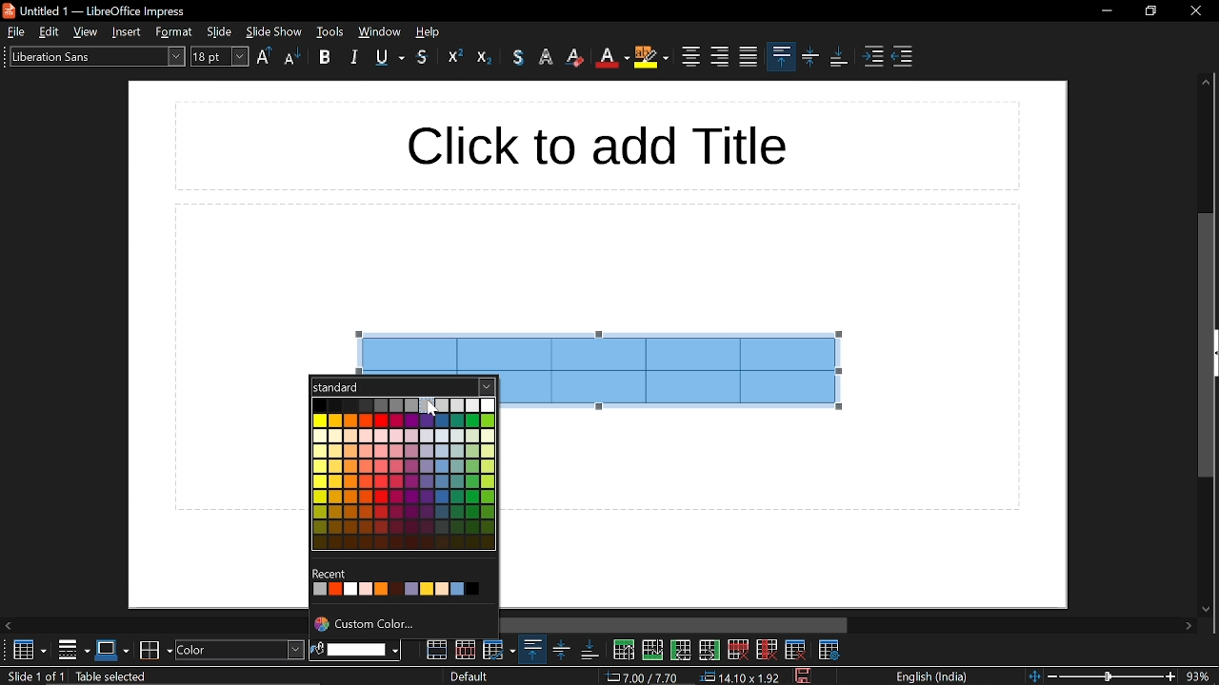  Describe the element at coordinates (97, 10) in the screenshot. I see `current window` at that location.